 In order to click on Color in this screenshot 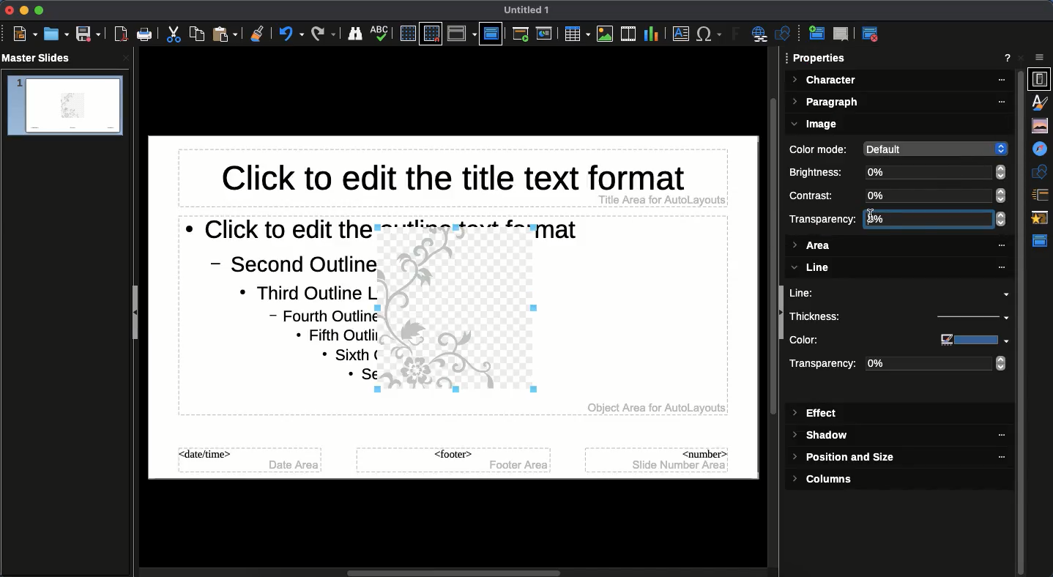, I will do `click(847, 340)`.